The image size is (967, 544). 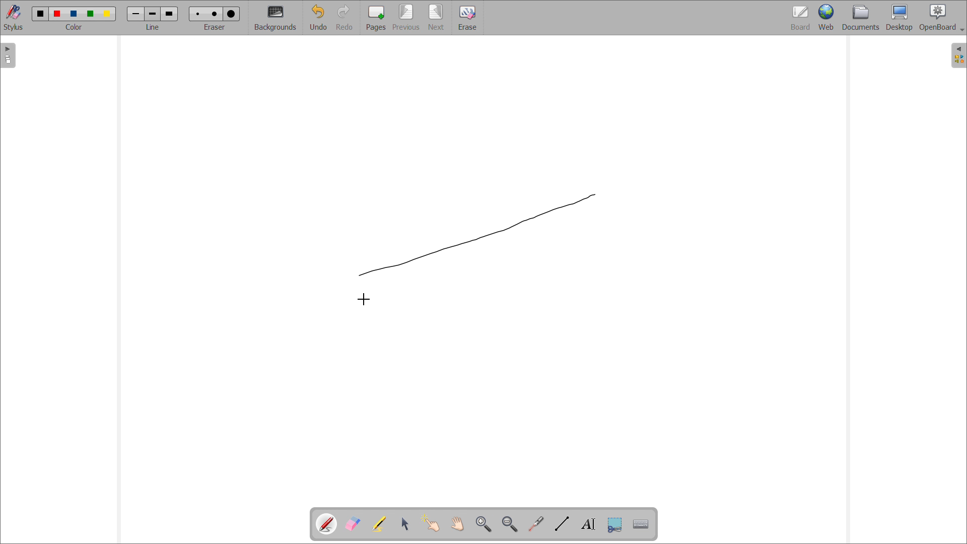 I want to click on previous page, so click(x=406, y=17).